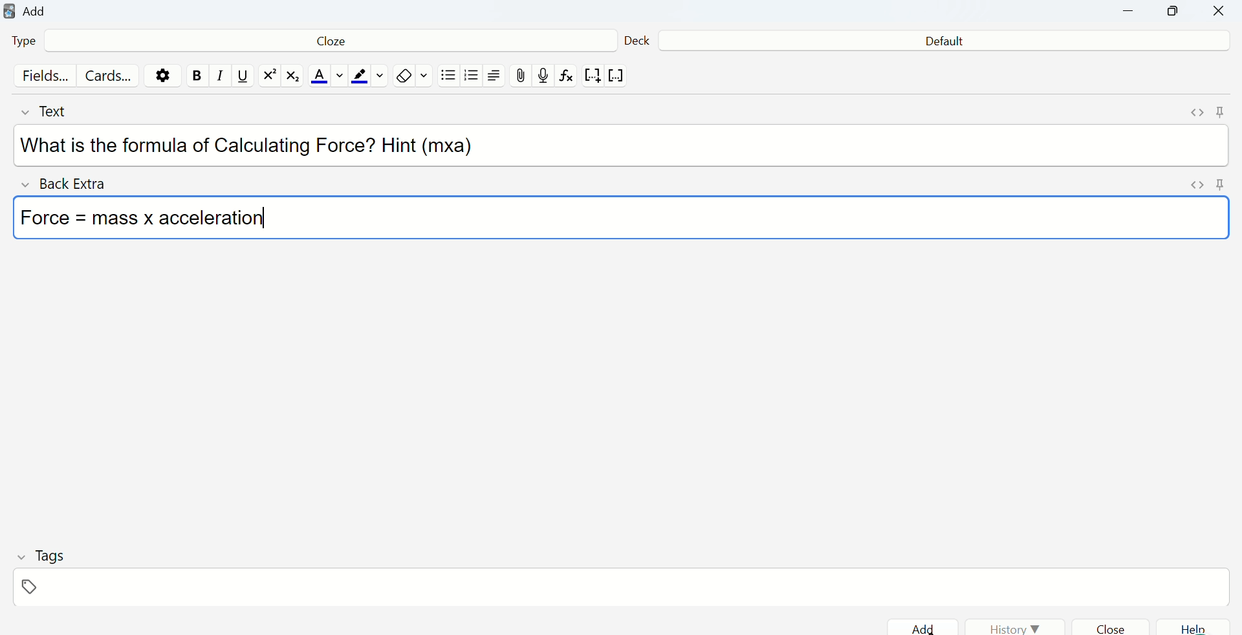 Image resolution: width=1242 pixels, height=635 pixels. I want to click on Pin, so click(1219, 184).